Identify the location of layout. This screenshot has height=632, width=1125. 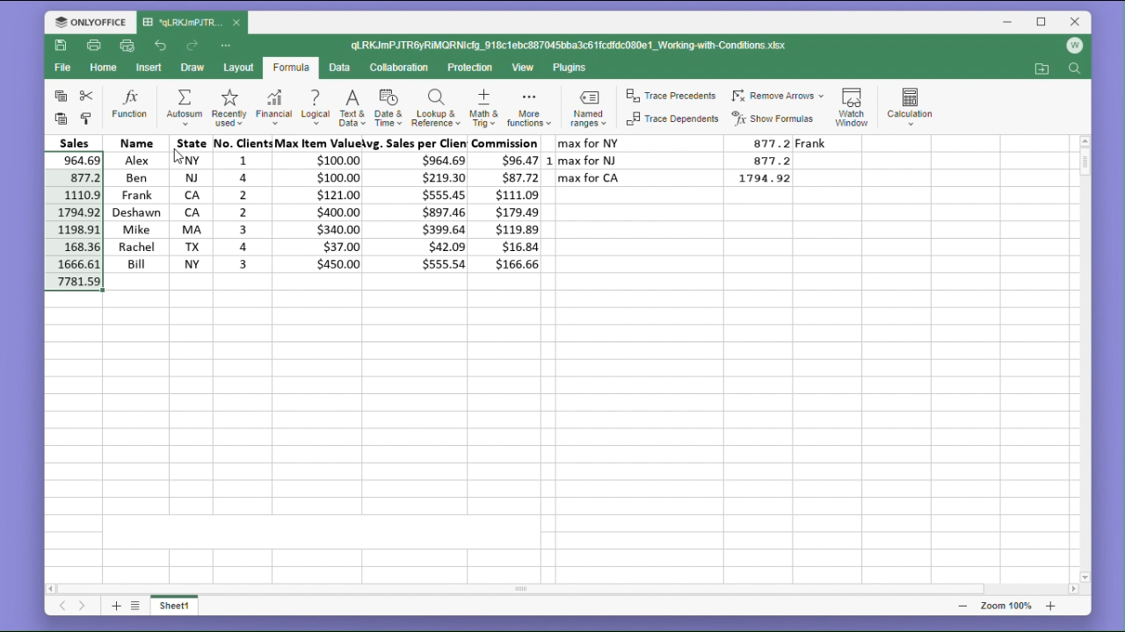
(237, 68).